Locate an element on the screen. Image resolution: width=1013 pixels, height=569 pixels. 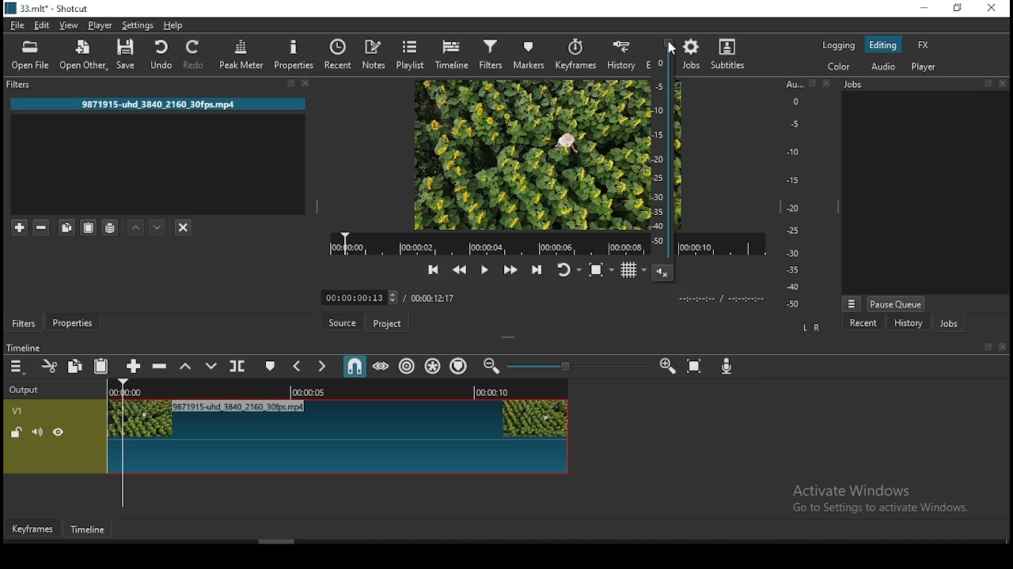
view is located at coordinates (69, 24).